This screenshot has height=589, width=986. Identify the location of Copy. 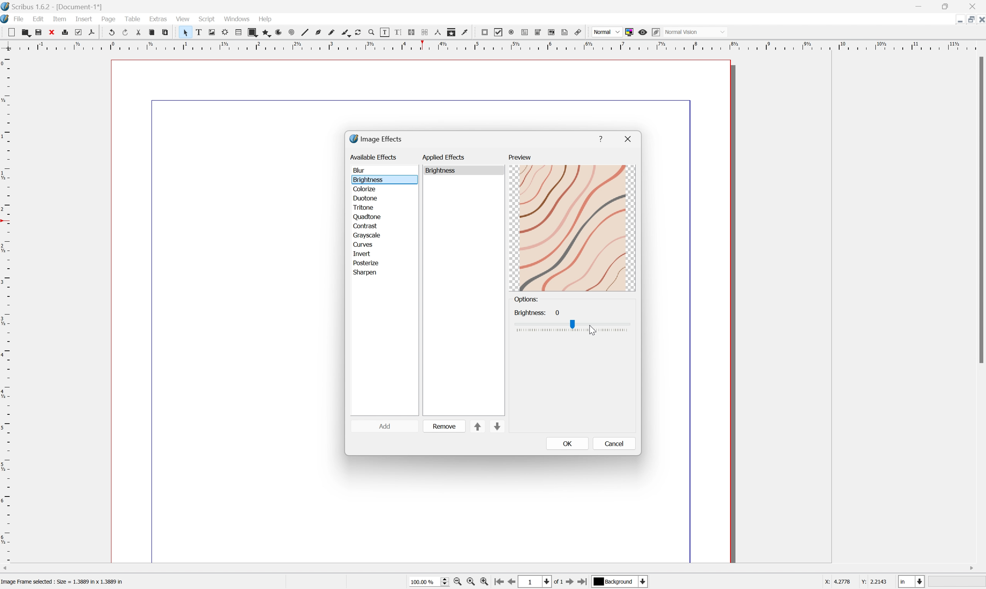
(152, 33).